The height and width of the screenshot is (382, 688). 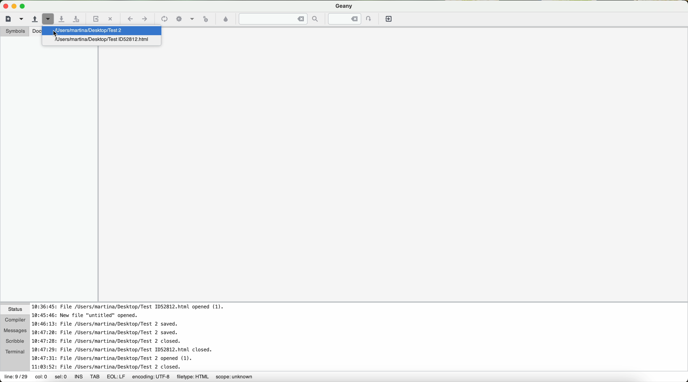 What do you see at coordinates (130, 377) in the screenshot?
I see `data` at bounding box center [130, 377].